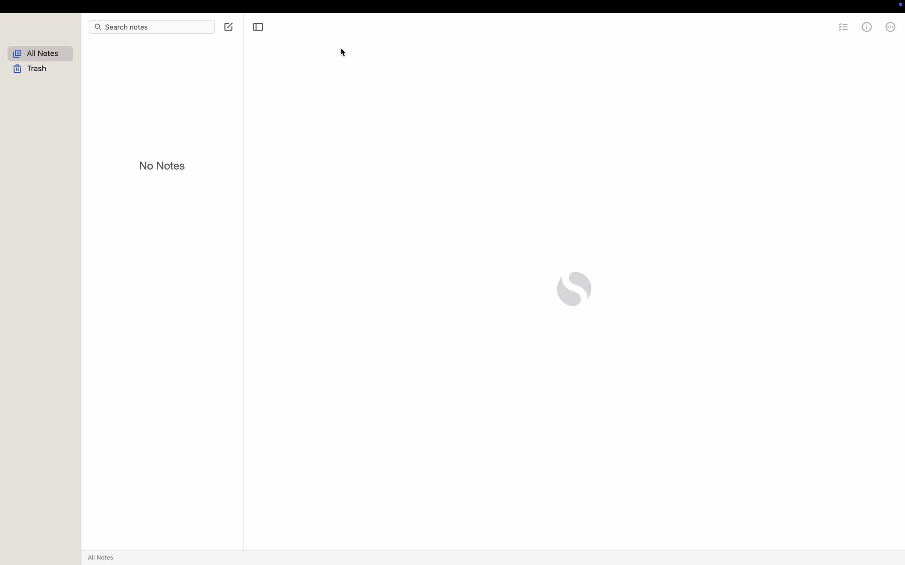  Describe the element at coordinates (103, 558) in the screenshot. I see `all notes` at that location.